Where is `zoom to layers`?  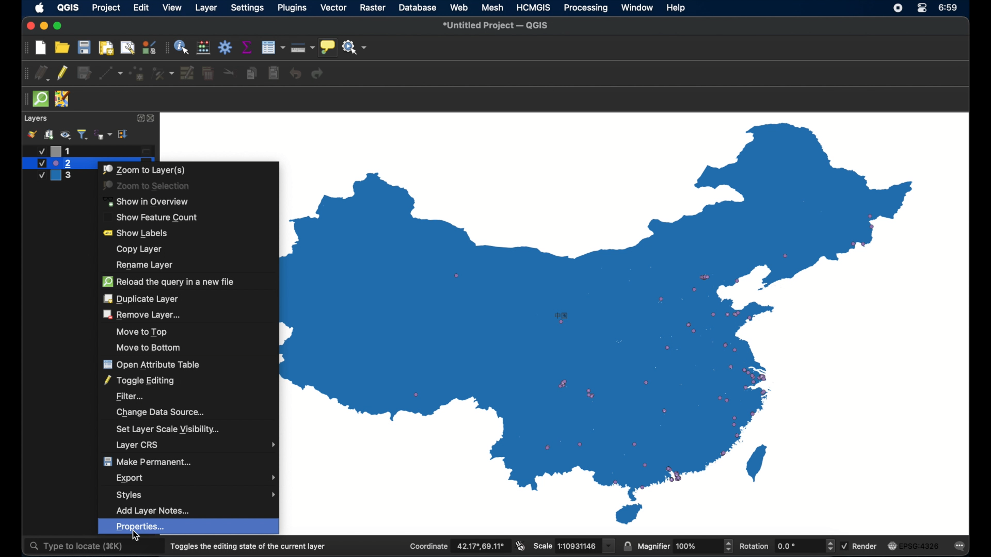
zoom to layers is located at coordinates (145, 169).